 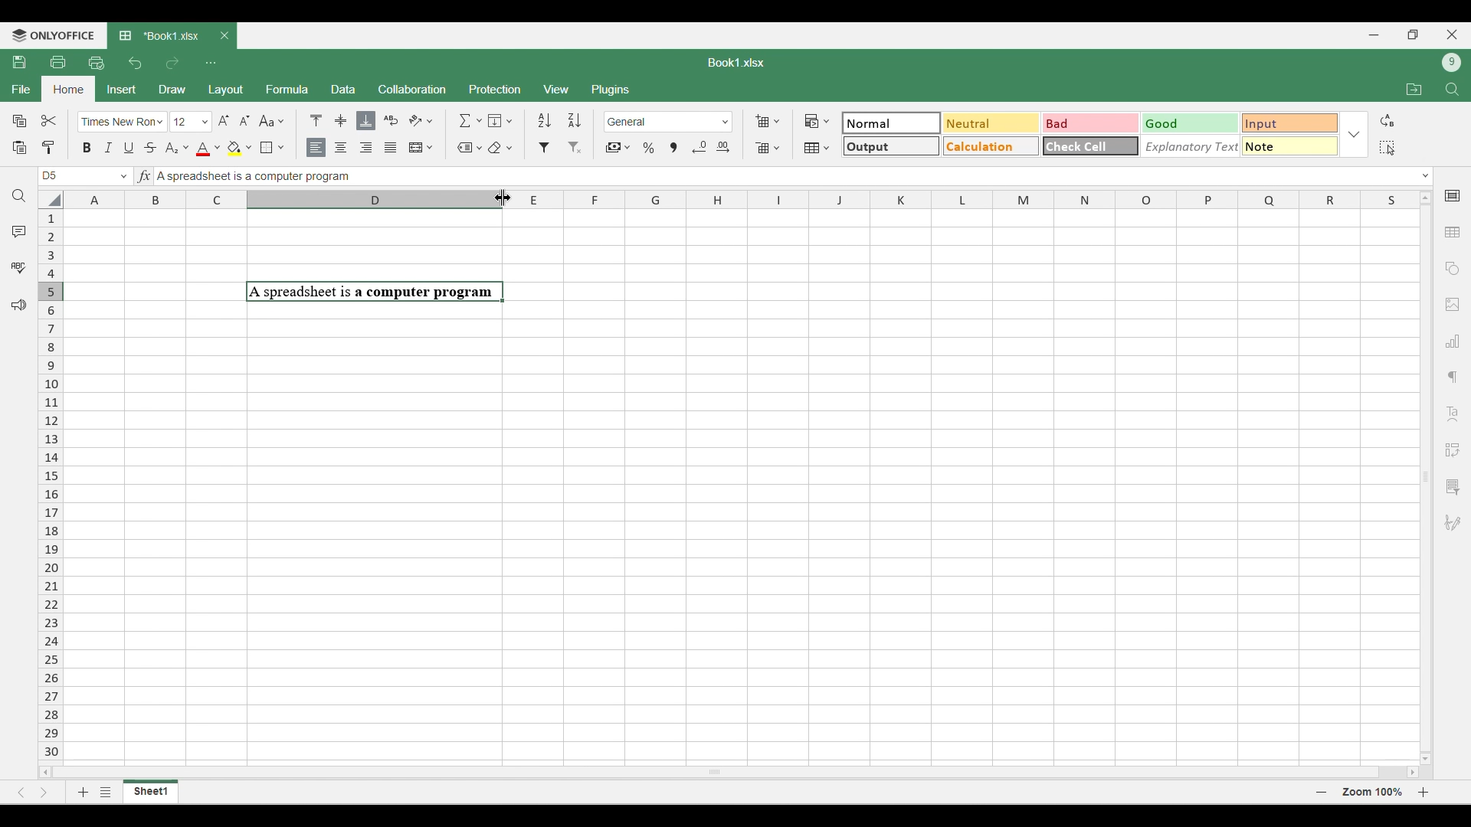 I want to click on Italics, so click(x=108, y=147).